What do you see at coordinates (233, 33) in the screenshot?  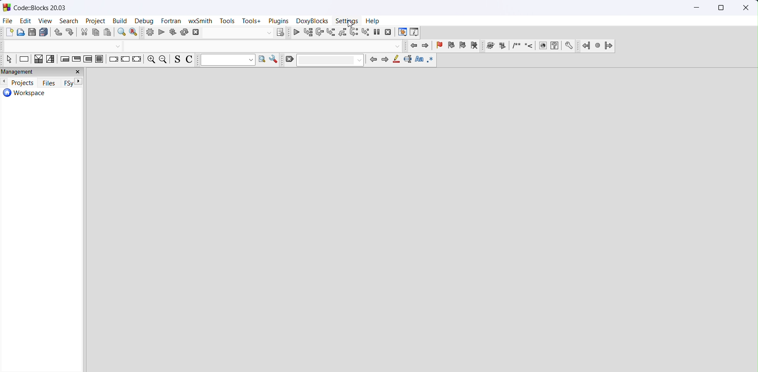 I see `abort` at bounding box center [233, 33].